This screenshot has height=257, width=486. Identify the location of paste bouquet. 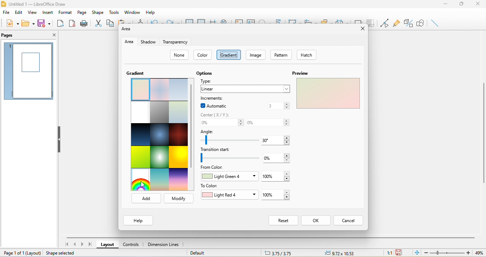
(139, 90).